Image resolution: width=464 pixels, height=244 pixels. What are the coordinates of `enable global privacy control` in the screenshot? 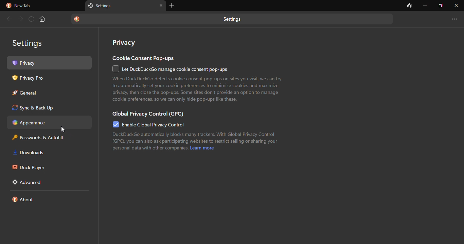 It's located at (152, 125).